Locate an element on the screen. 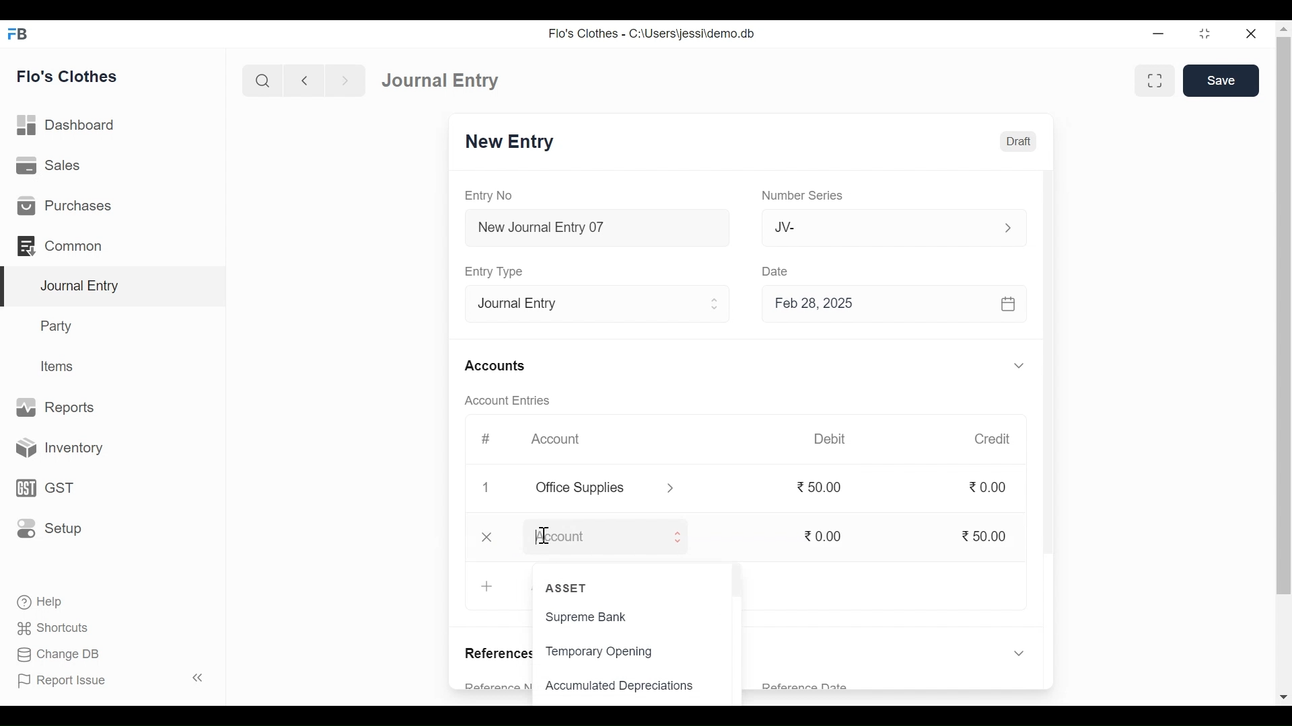 This screenshot has width=1292, height=726. Scroll down is located at coordinates (1283, 698).